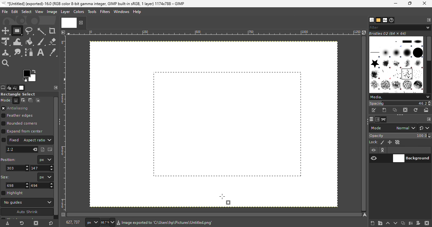  Describe the element at coordinates (30, 31) in the screenshot. I see `Free select tool` at that location.